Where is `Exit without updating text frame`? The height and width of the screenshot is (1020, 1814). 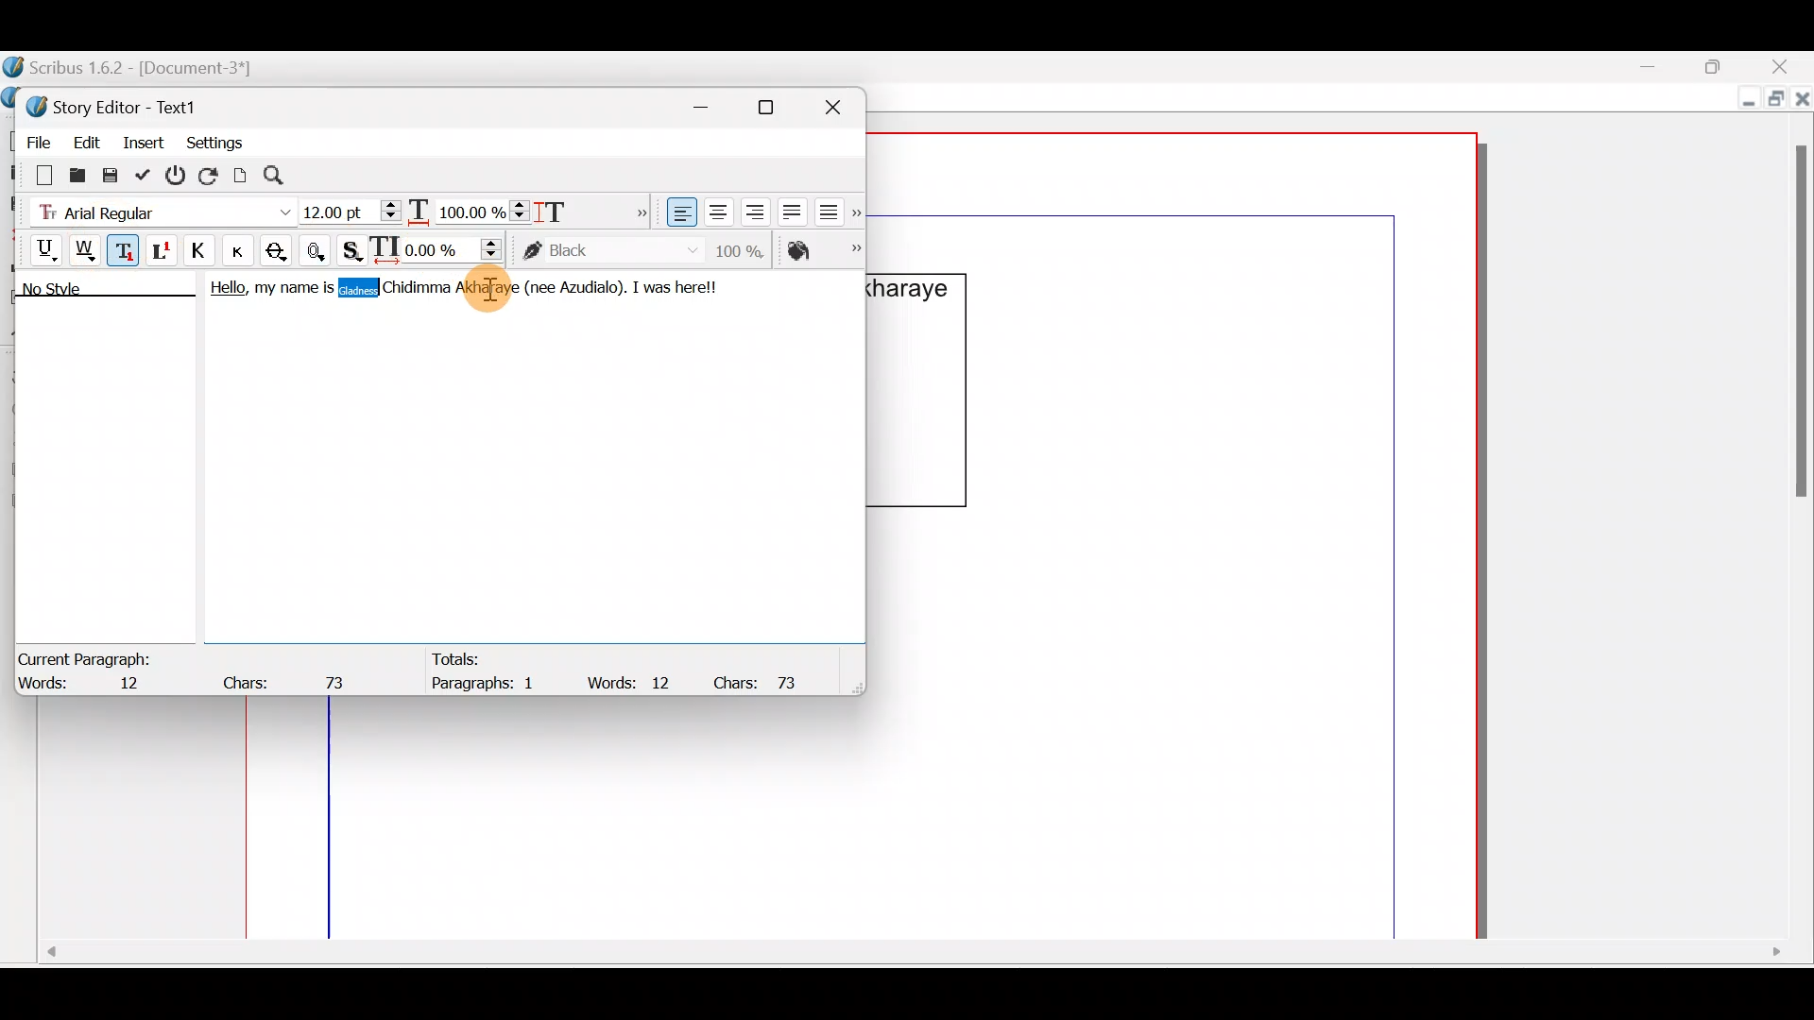 Exit without updating text frame is located at coordinates (179, 175).